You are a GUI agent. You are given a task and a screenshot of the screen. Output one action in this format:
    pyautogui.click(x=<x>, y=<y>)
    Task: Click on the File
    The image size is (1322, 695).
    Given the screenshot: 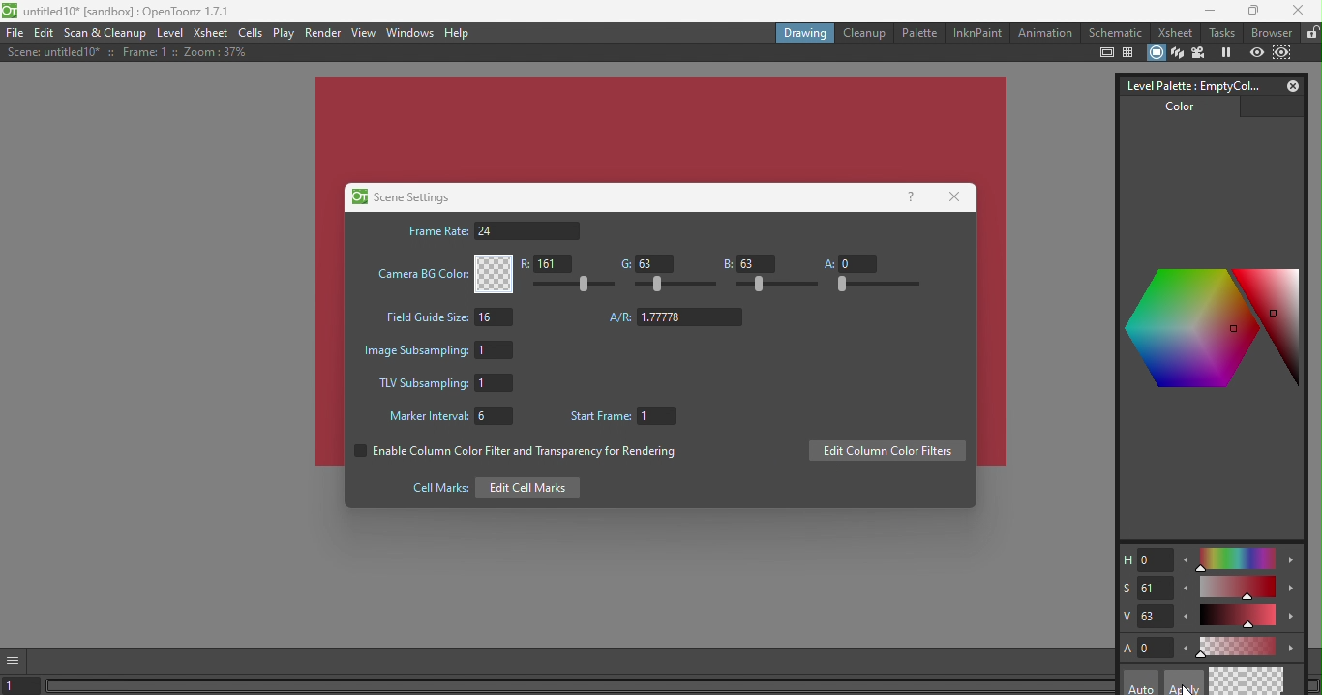 What is the action you would take?
    pyautogui.click(x=15, y=34)
    